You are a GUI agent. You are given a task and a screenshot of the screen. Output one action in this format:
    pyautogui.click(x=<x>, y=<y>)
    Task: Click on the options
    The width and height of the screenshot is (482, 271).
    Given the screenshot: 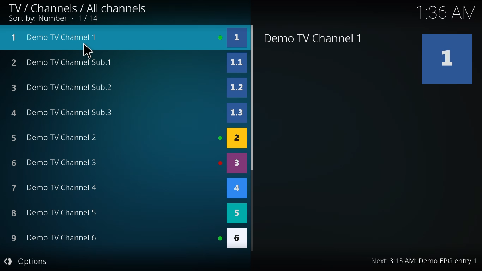 What is the action you would take?
    pyautogui.click(x=26, y=261)
    